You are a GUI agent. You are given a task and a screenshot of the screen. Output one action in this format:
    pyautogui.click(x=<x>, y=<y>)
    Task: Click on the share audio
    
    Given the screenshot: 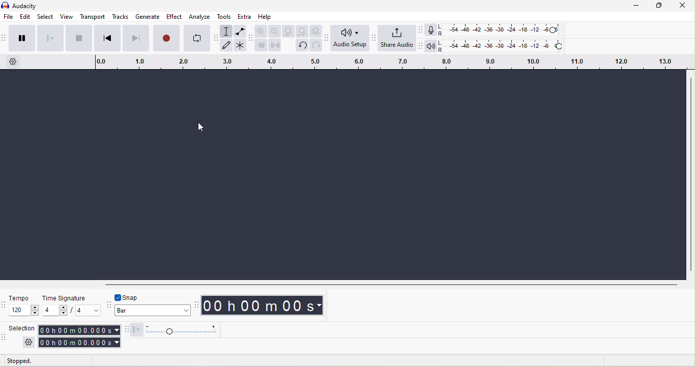 What is the action you would take?
    pyautogui.click(x=397, y=39)
    